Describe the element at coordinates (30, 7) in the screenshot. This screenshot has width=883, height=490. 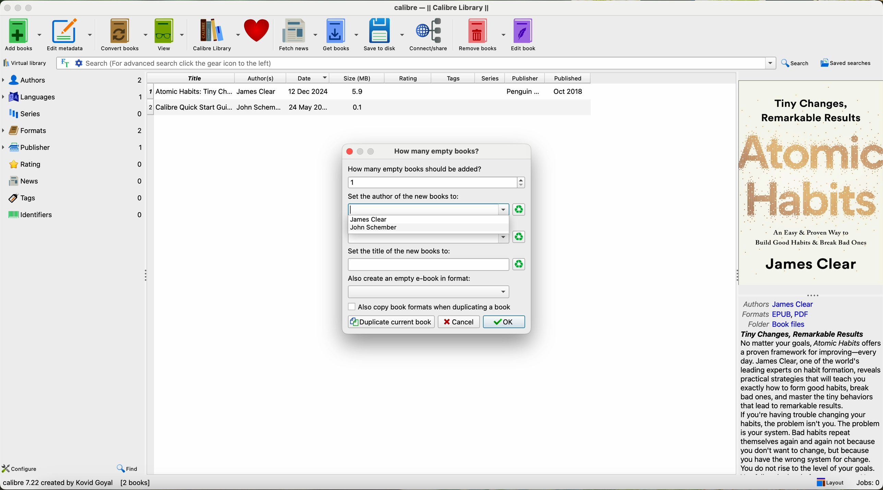
I see `maximize` at that location.